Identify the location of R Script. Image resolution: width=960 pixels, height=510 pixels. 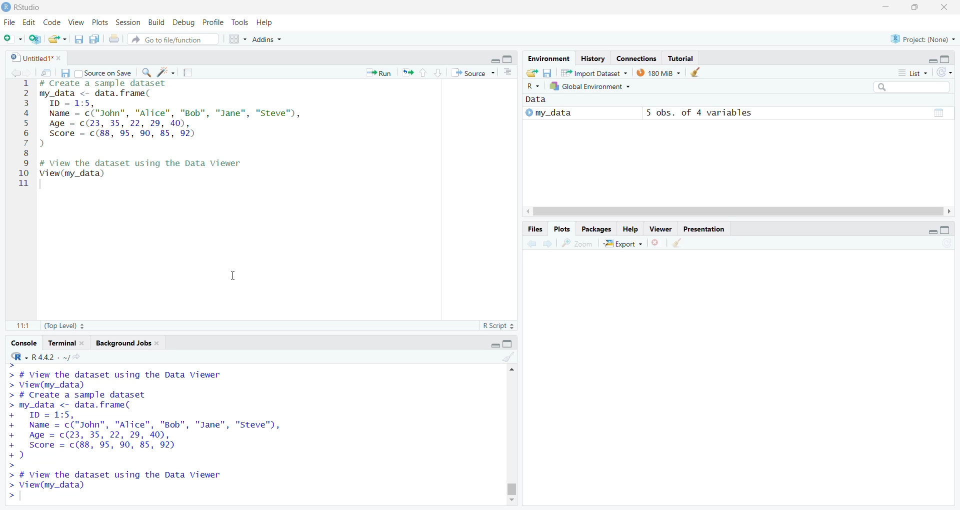
(497, 325).